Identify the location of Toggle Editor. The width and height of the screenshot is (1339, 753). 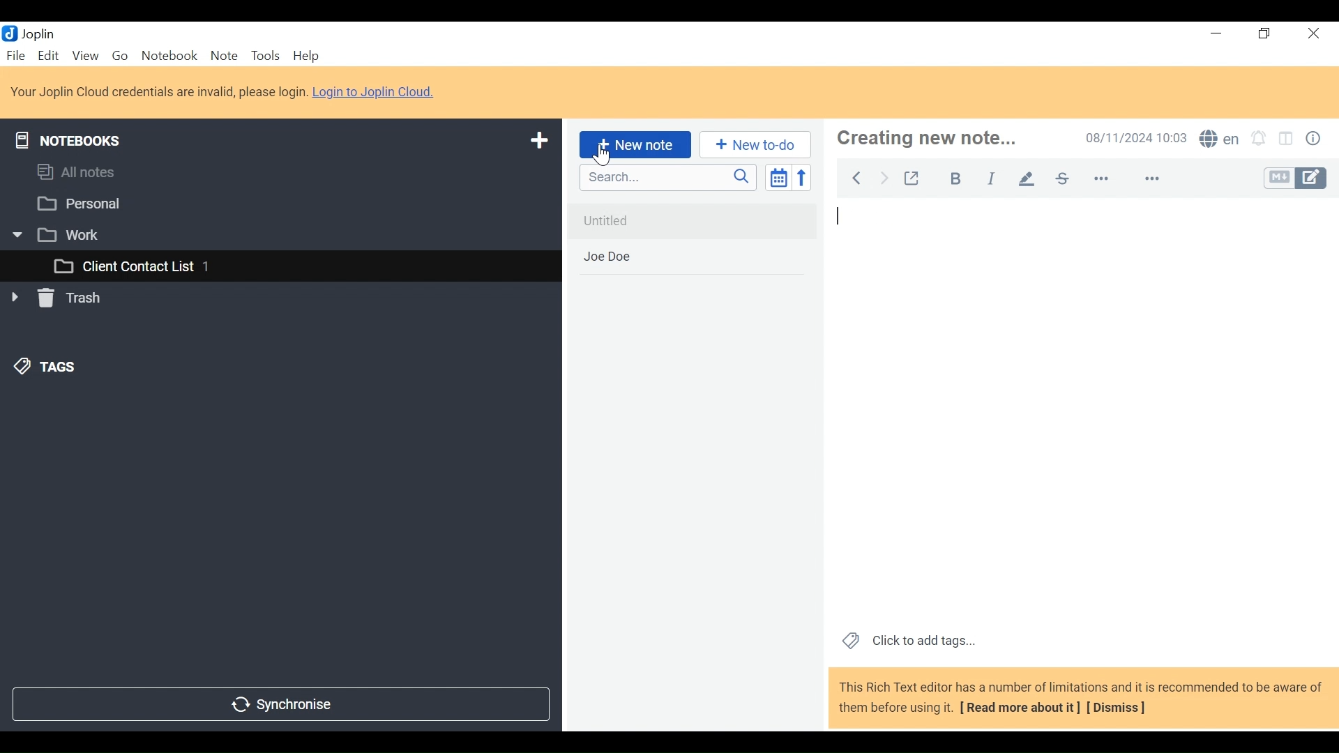
(1296, 177).